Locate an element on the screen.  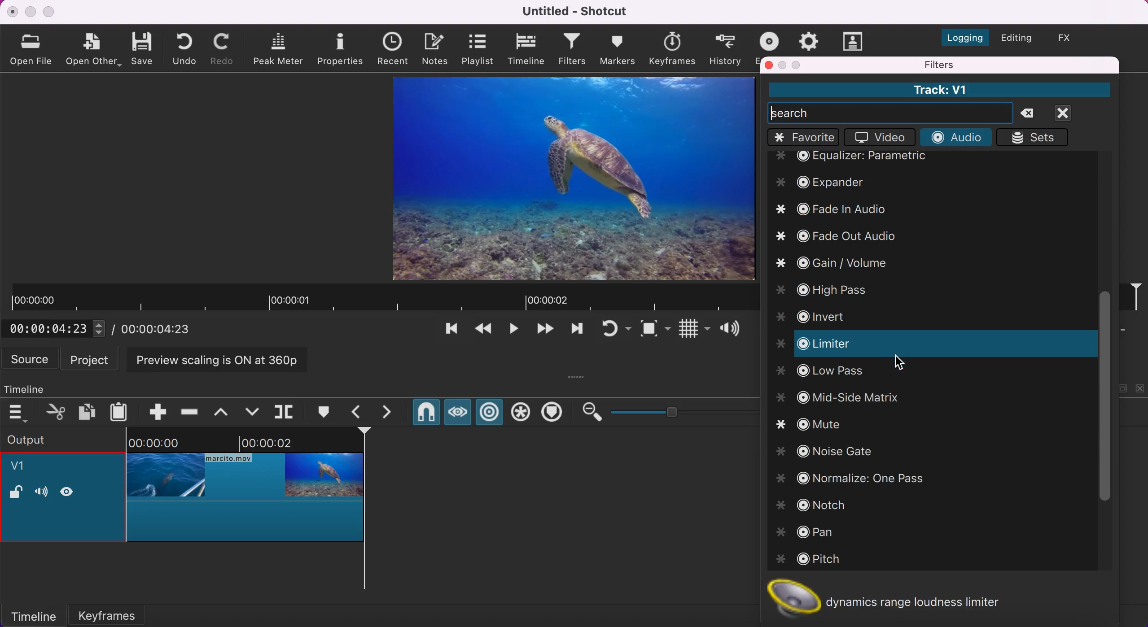
pitch is located at coordinates (818, 561).